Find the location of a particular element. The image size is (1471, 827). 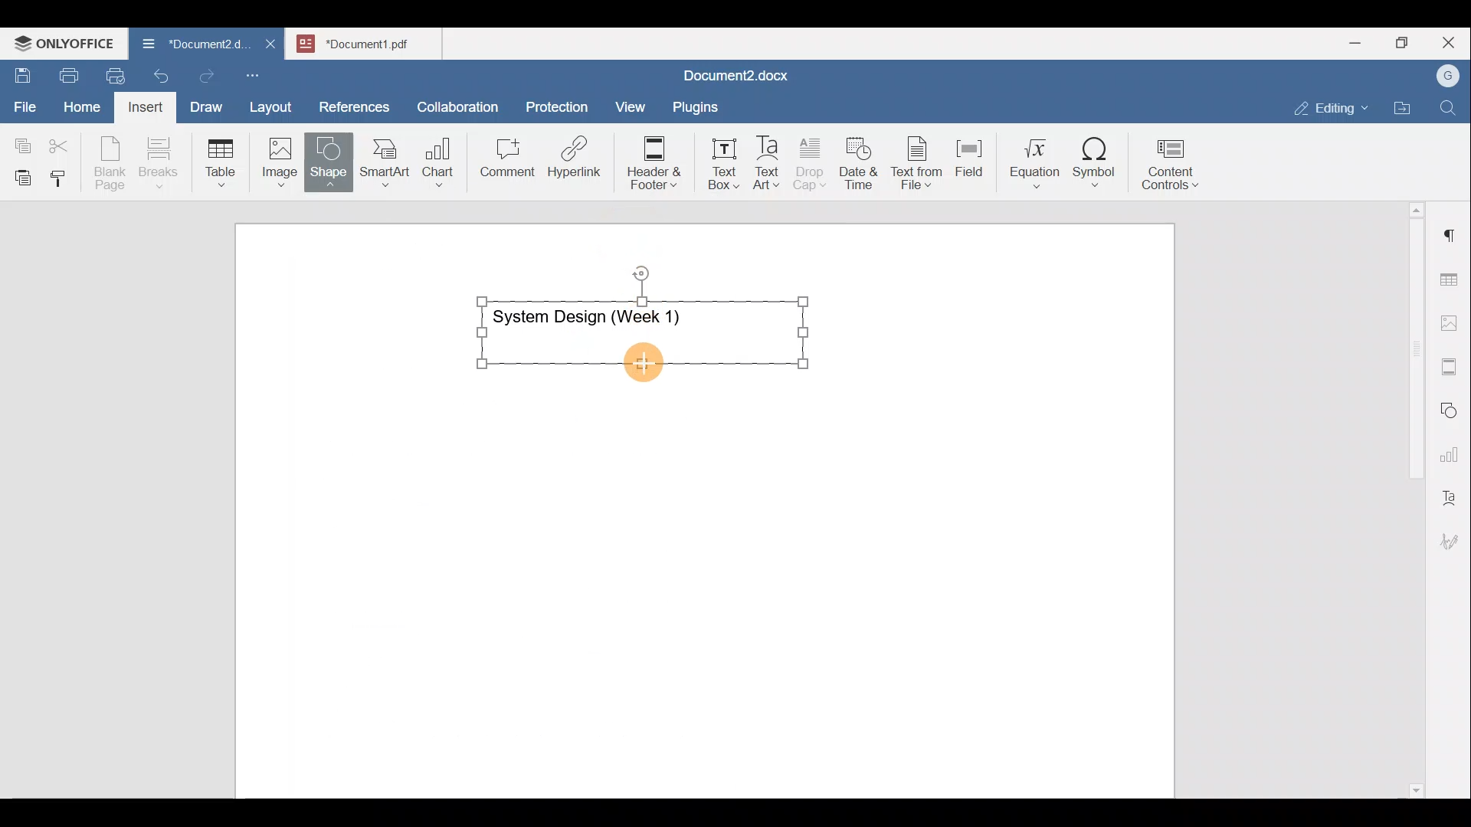

Undo is located at coordinates (158, 74).